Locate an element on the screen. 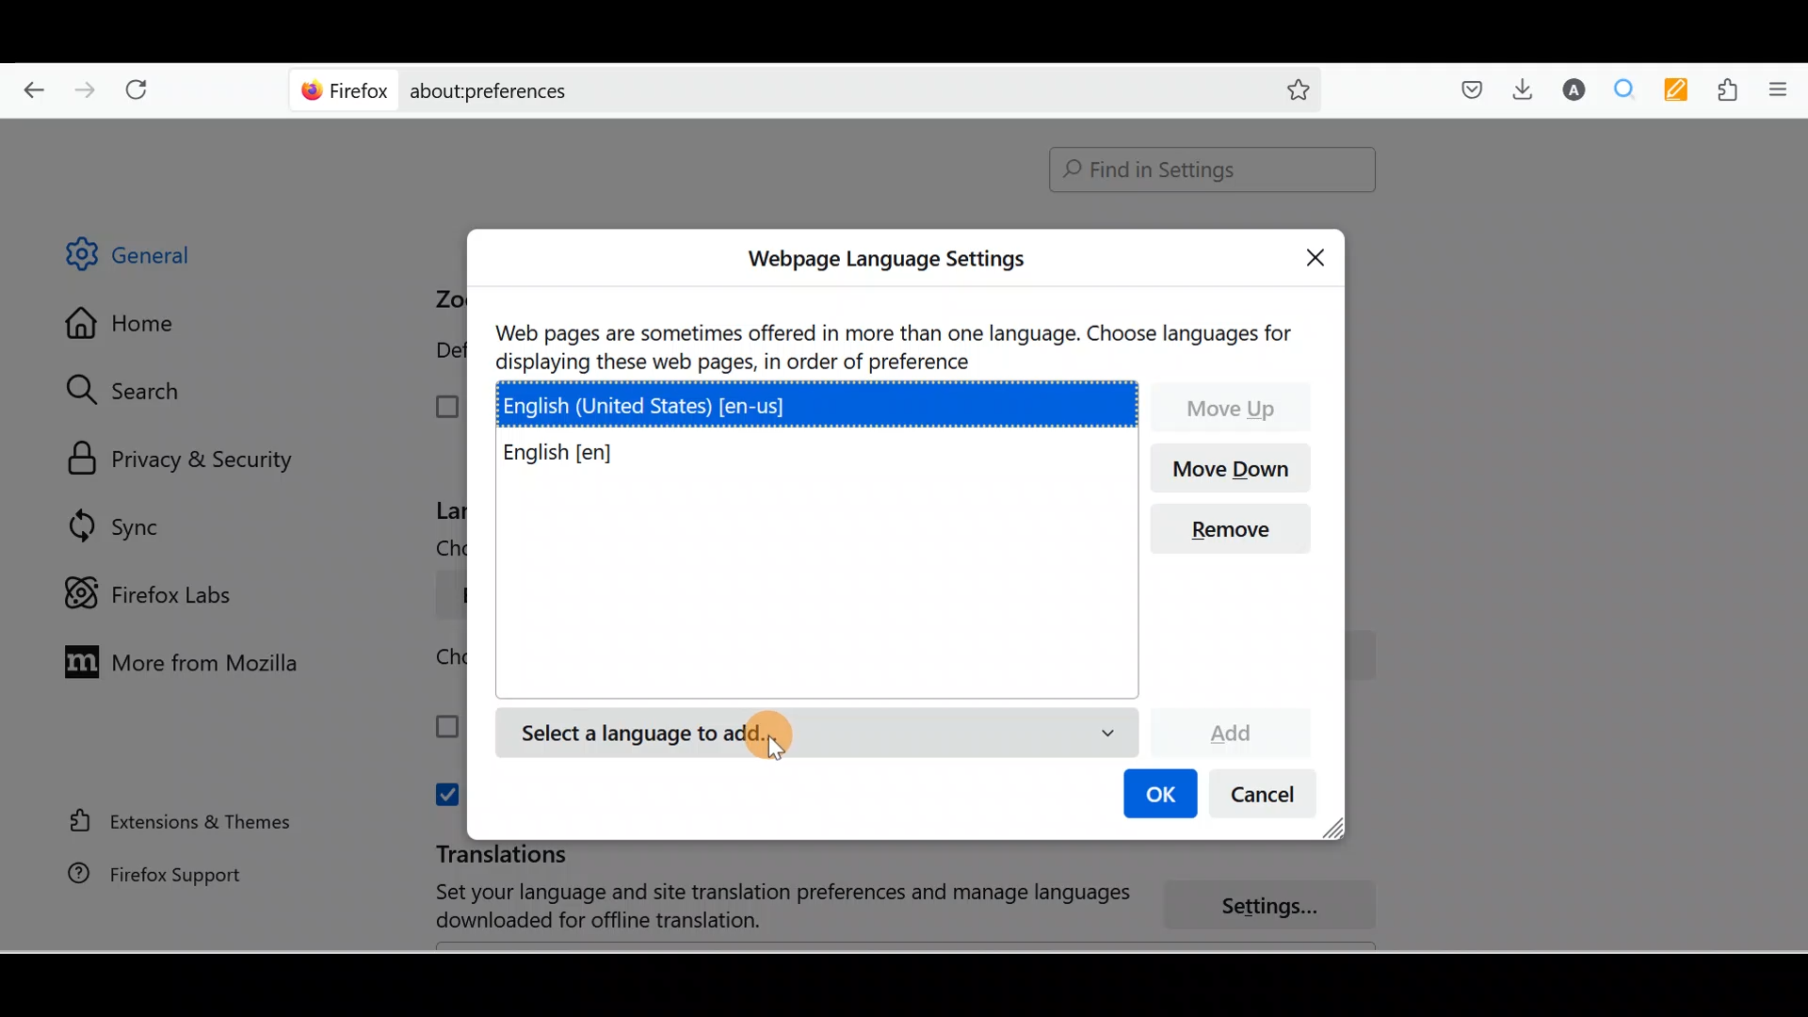  Cancel is located at coordinates (1268, 799).